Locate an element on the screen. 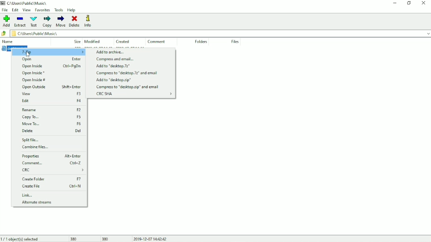  Info is located at coordinates (88, 21).